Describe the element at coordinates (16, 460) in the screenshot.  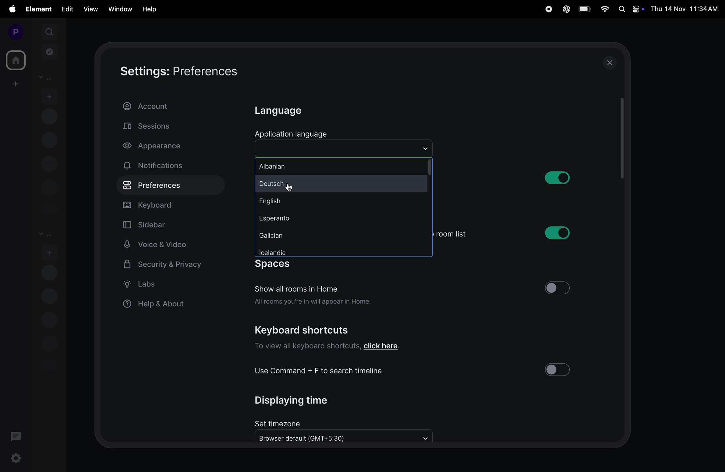
I see `settings` at that location.